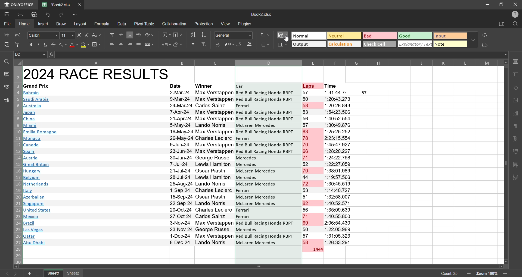 The height and width of the screenshot is (277, 522). I want to click on fields, so click(178, 35).